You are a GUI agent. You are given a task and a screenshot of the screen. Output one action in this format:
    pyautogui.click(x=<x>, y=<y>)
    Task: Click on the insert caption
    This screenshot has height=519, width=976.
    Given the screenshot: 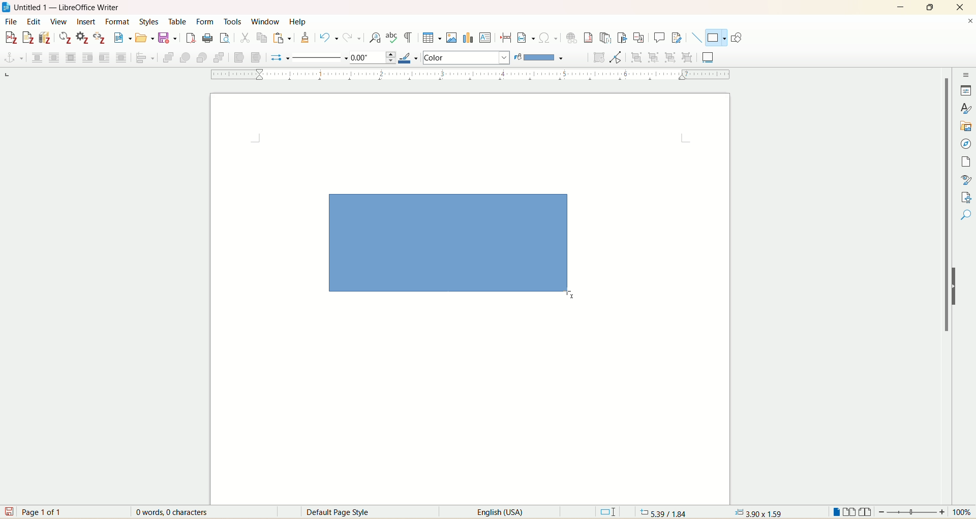 What is the action you would take?
    pyautogui.click(x=708, y=56)
    